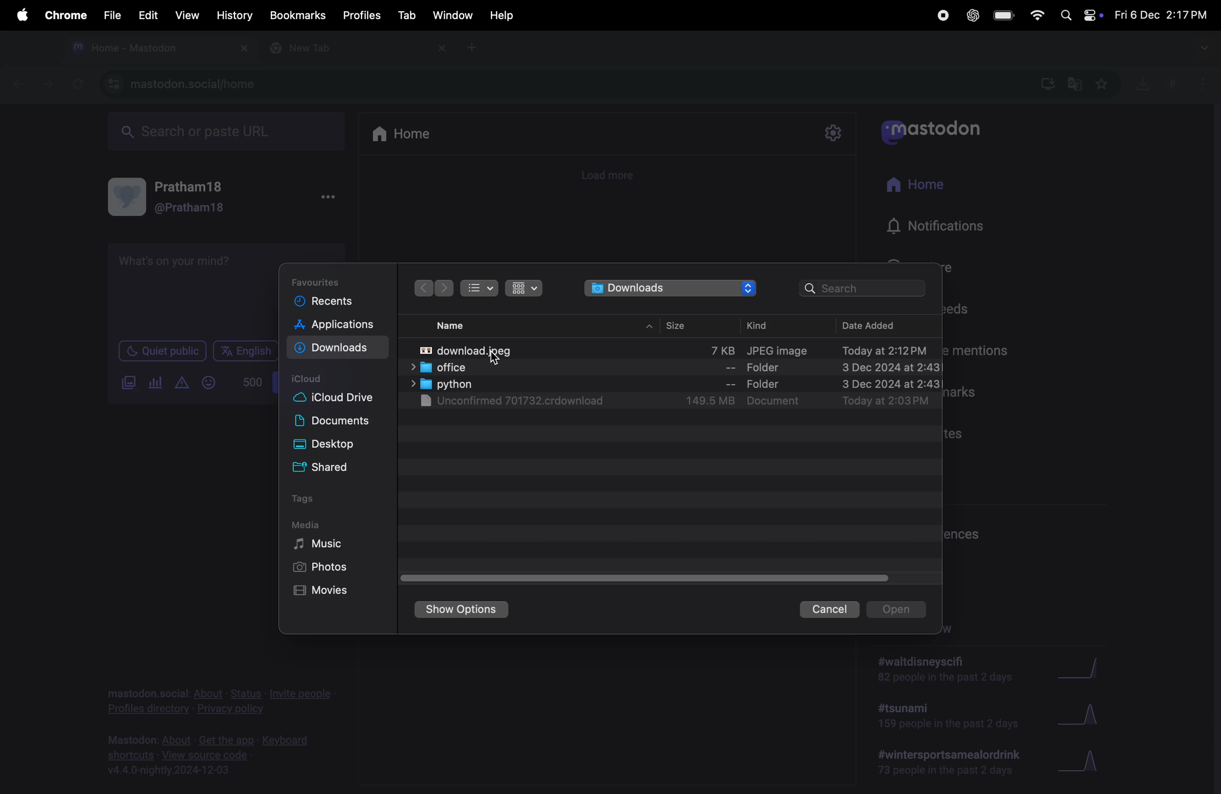  Describe the element at coordinates (940, 226) in the screenshot. I see `notifications` at that location.